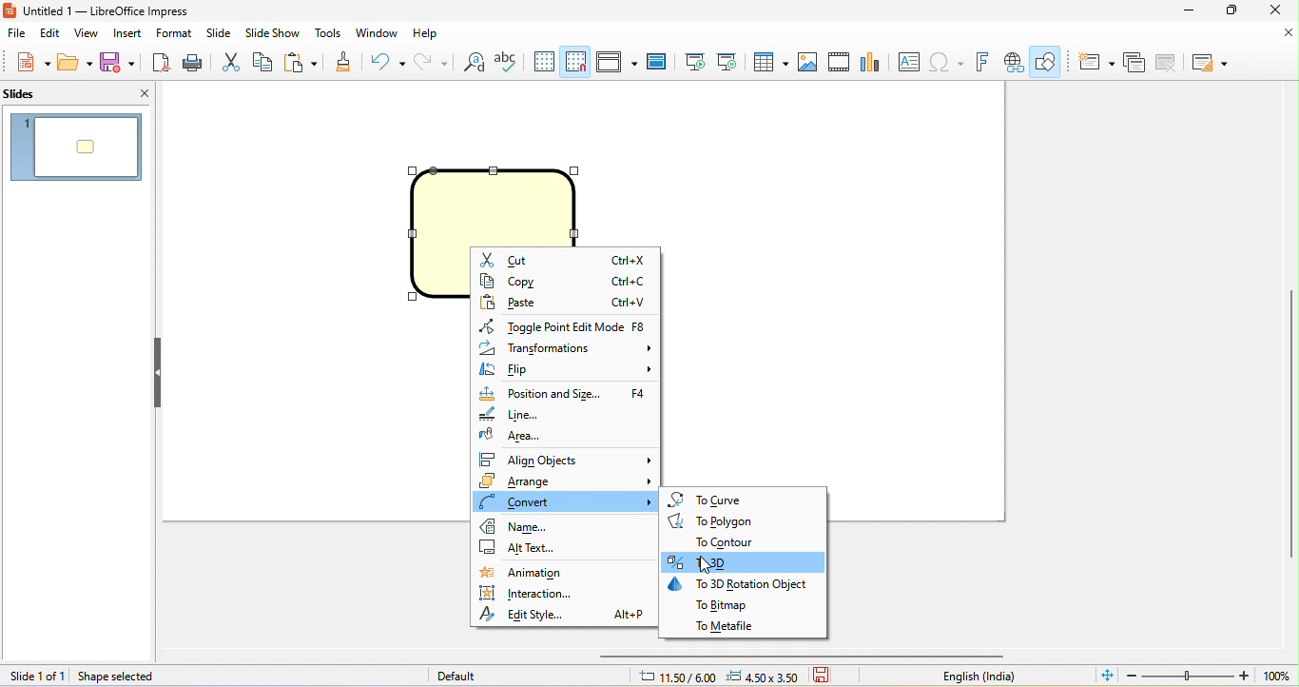 Image resolution: width=1299 pixels, height=687 pixels. What do you see at coordinates (1274, 35) in the screenshot?
I see `close` at bounding box center [1274, 35].